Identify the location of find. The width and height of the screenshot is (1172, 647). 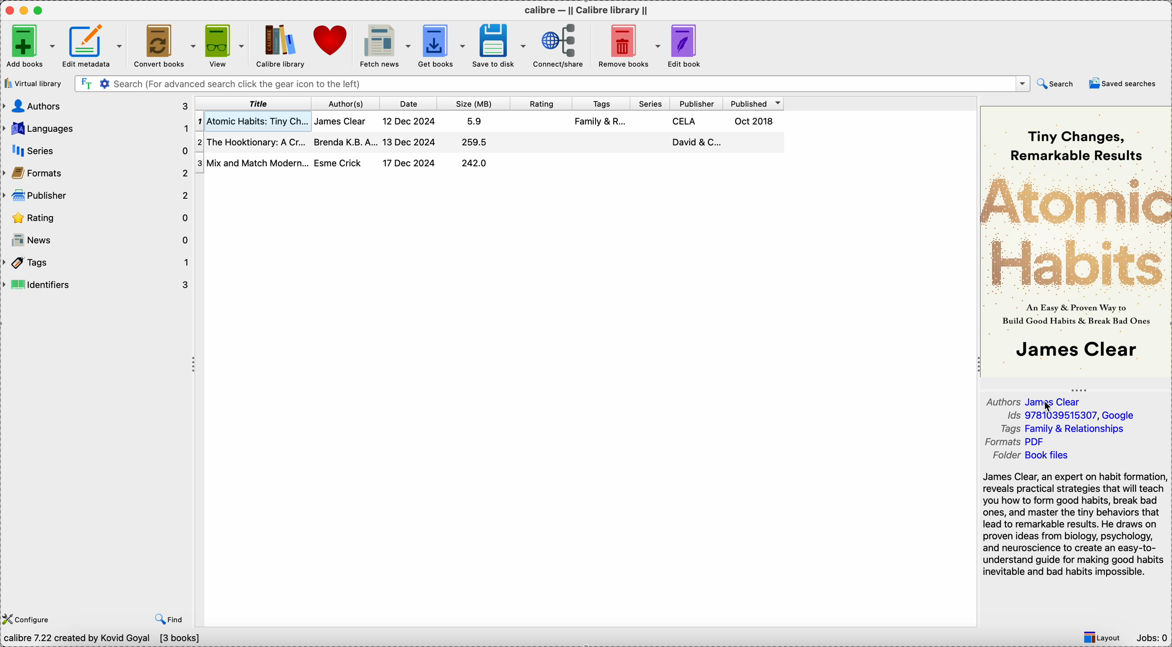
(168, 619).